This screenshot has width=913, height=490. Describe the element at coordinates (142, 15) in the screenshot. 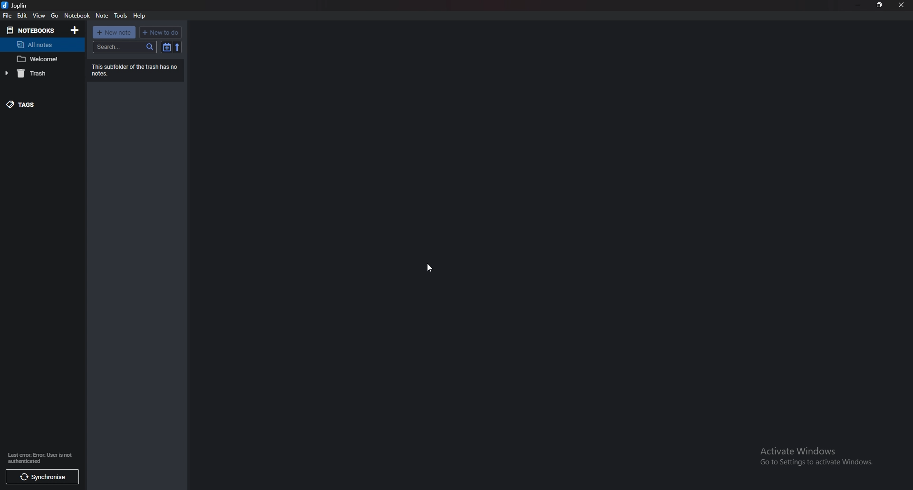

I see `help` at that location.